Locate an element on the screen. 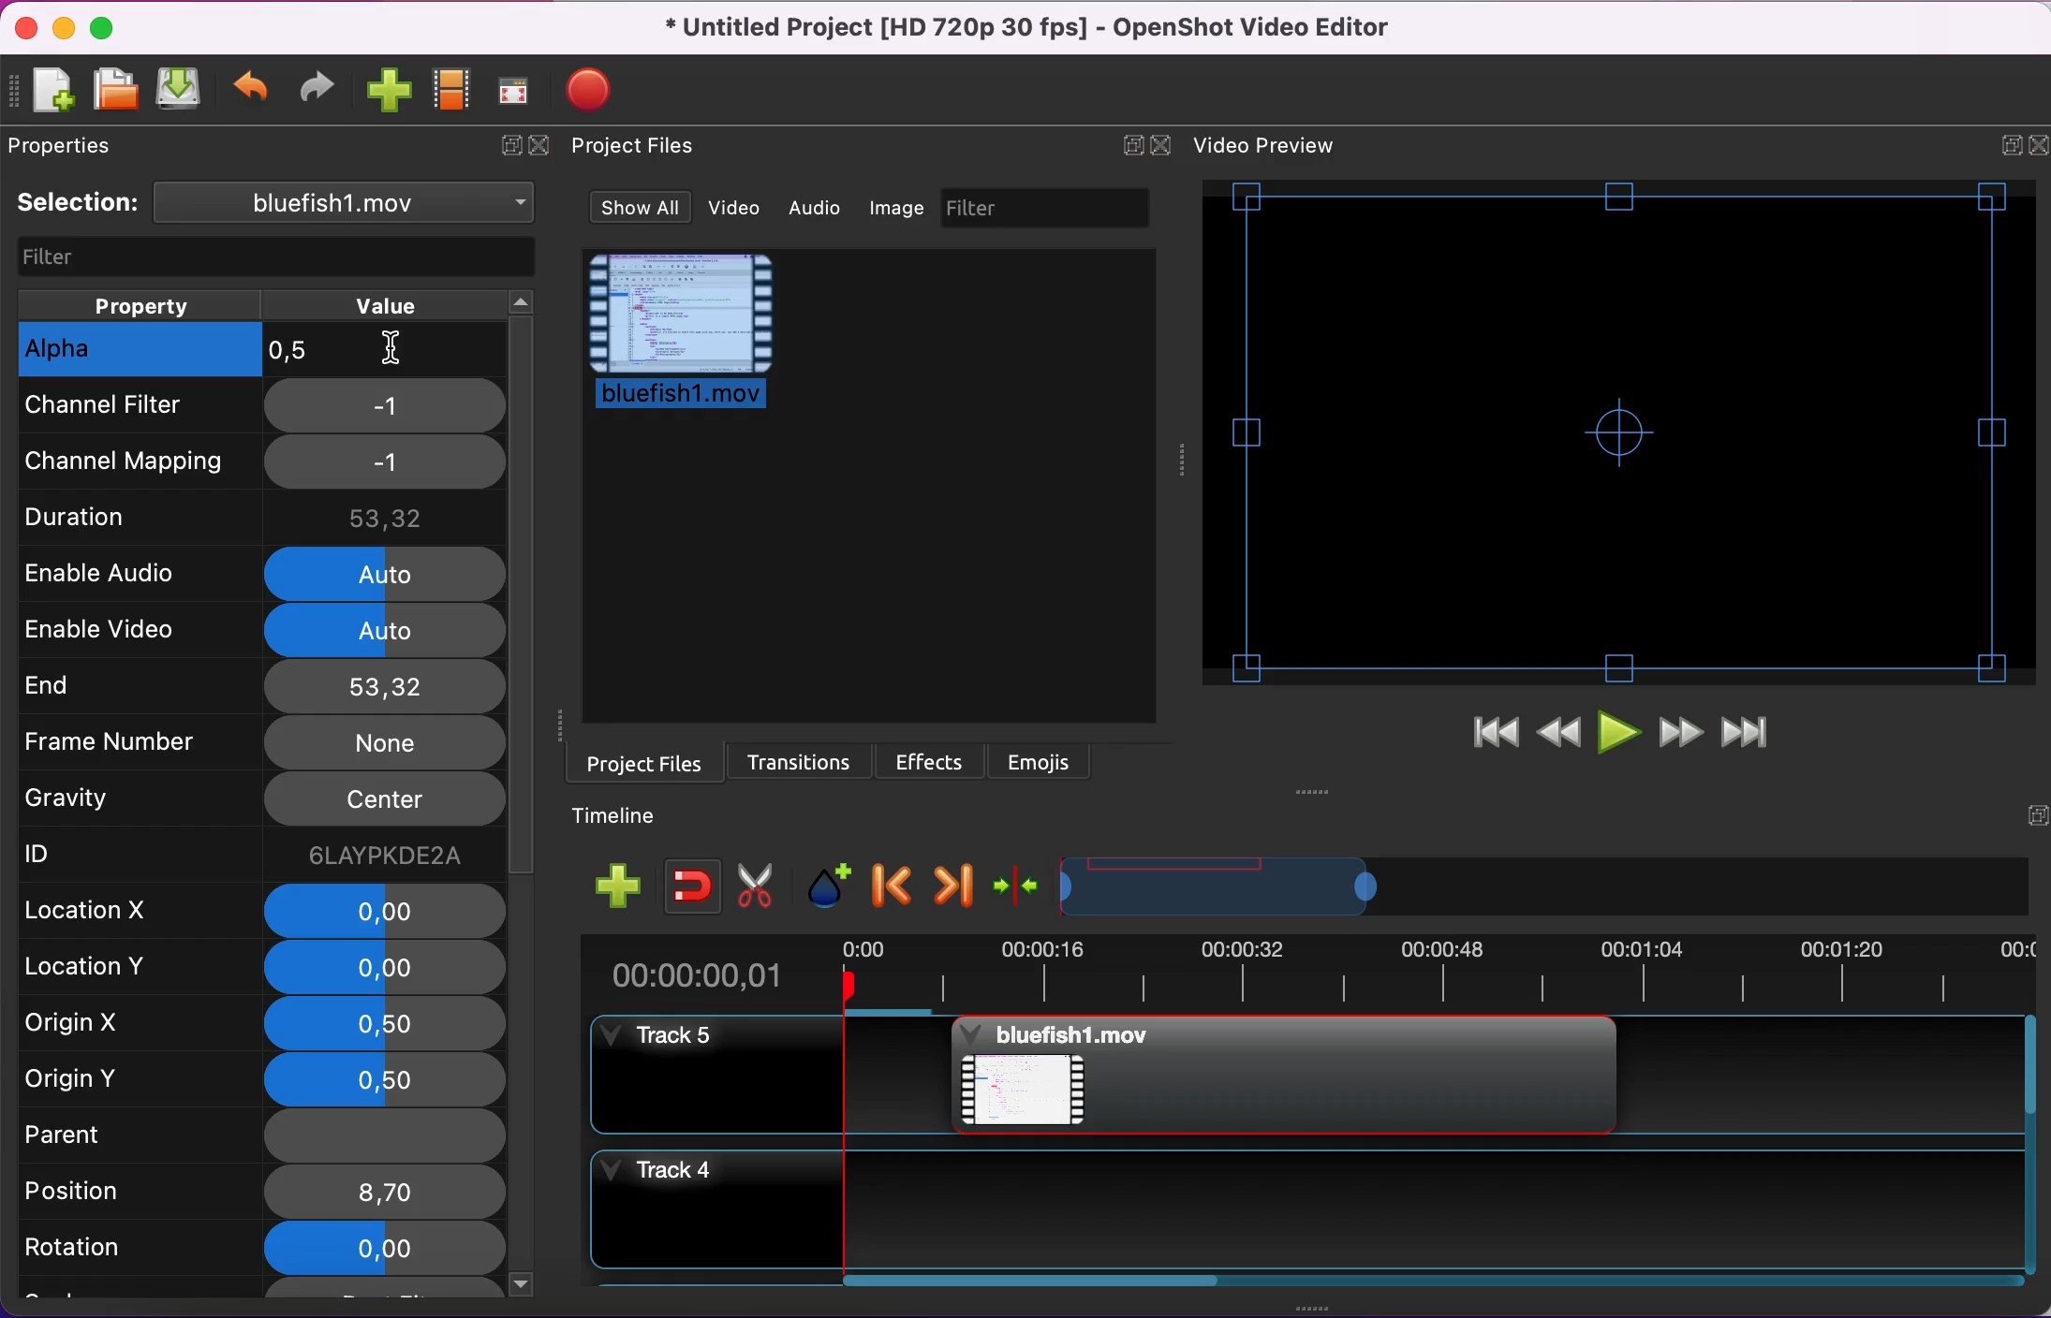 The height and width of the screenshot is (1318, 2051). close is located at coordinates (541, 145).